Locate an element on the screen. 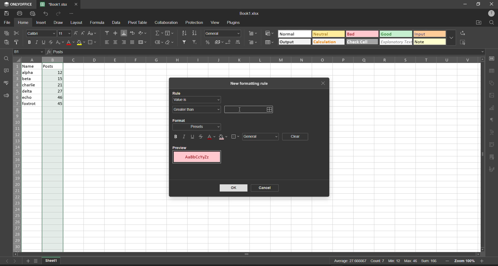 This screenshot has width=498, height=266. Good is located at coordinates (387, 34).